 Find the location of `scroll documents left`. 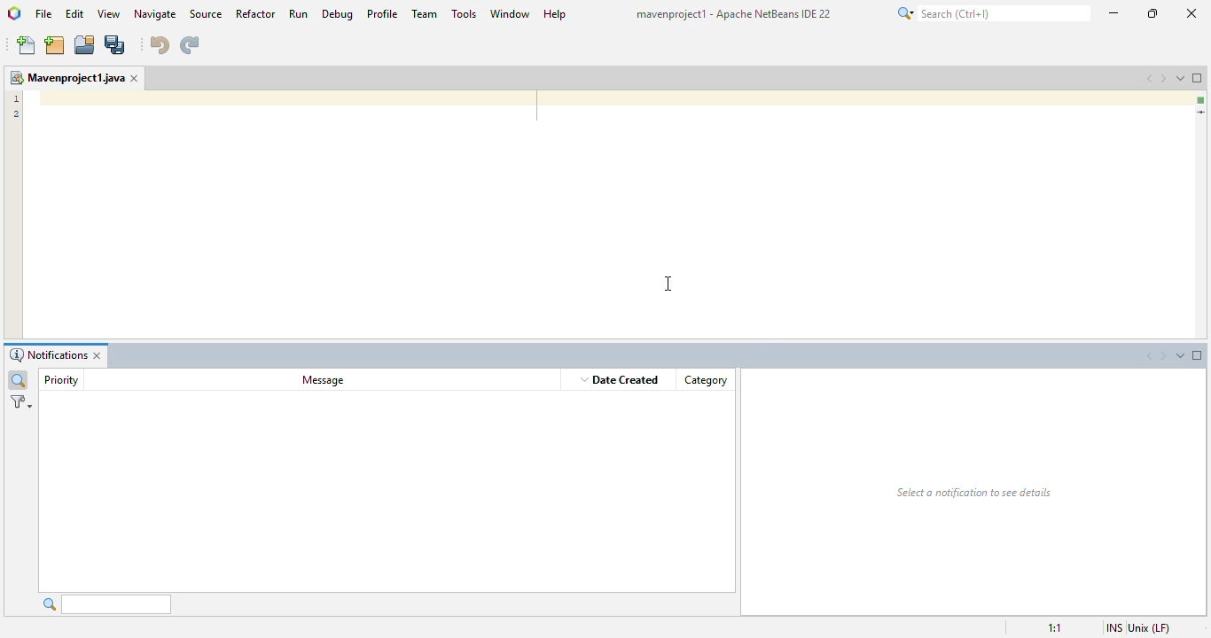

scroll documents left is located at coordinates (1150, 78).